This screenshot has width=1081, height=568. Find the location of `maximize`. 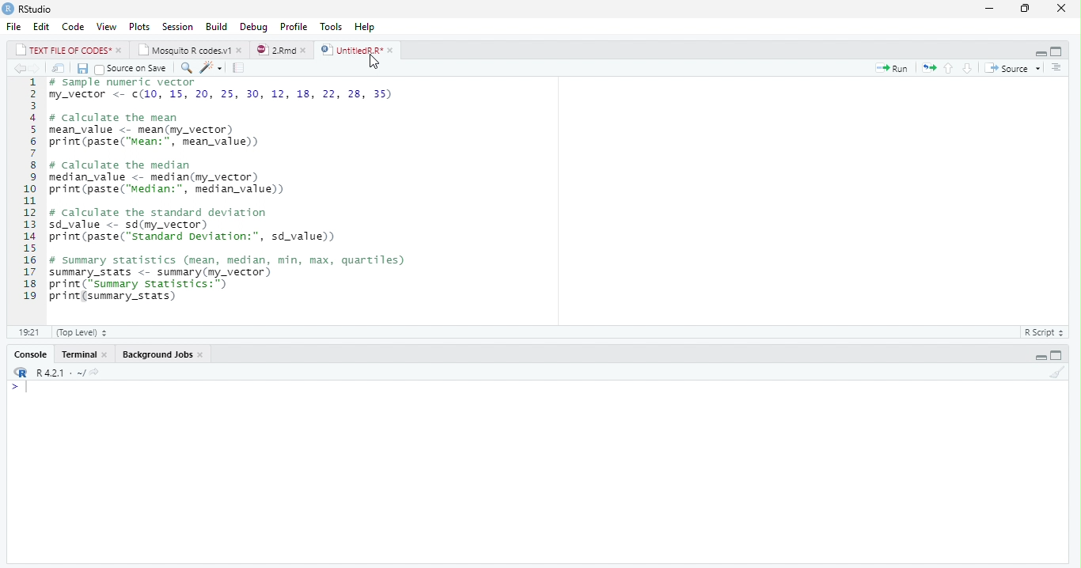

maximize is located at coordinates (1027, 9).